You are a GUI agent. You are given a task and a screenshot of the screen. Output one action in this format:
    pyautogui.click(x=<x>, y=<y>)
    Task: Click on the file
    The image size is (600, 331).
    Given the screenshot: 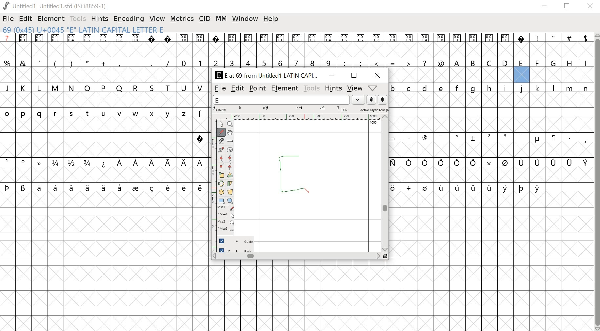 What is the action you would take?
    pyautogui.click(x=8, y=19)
    